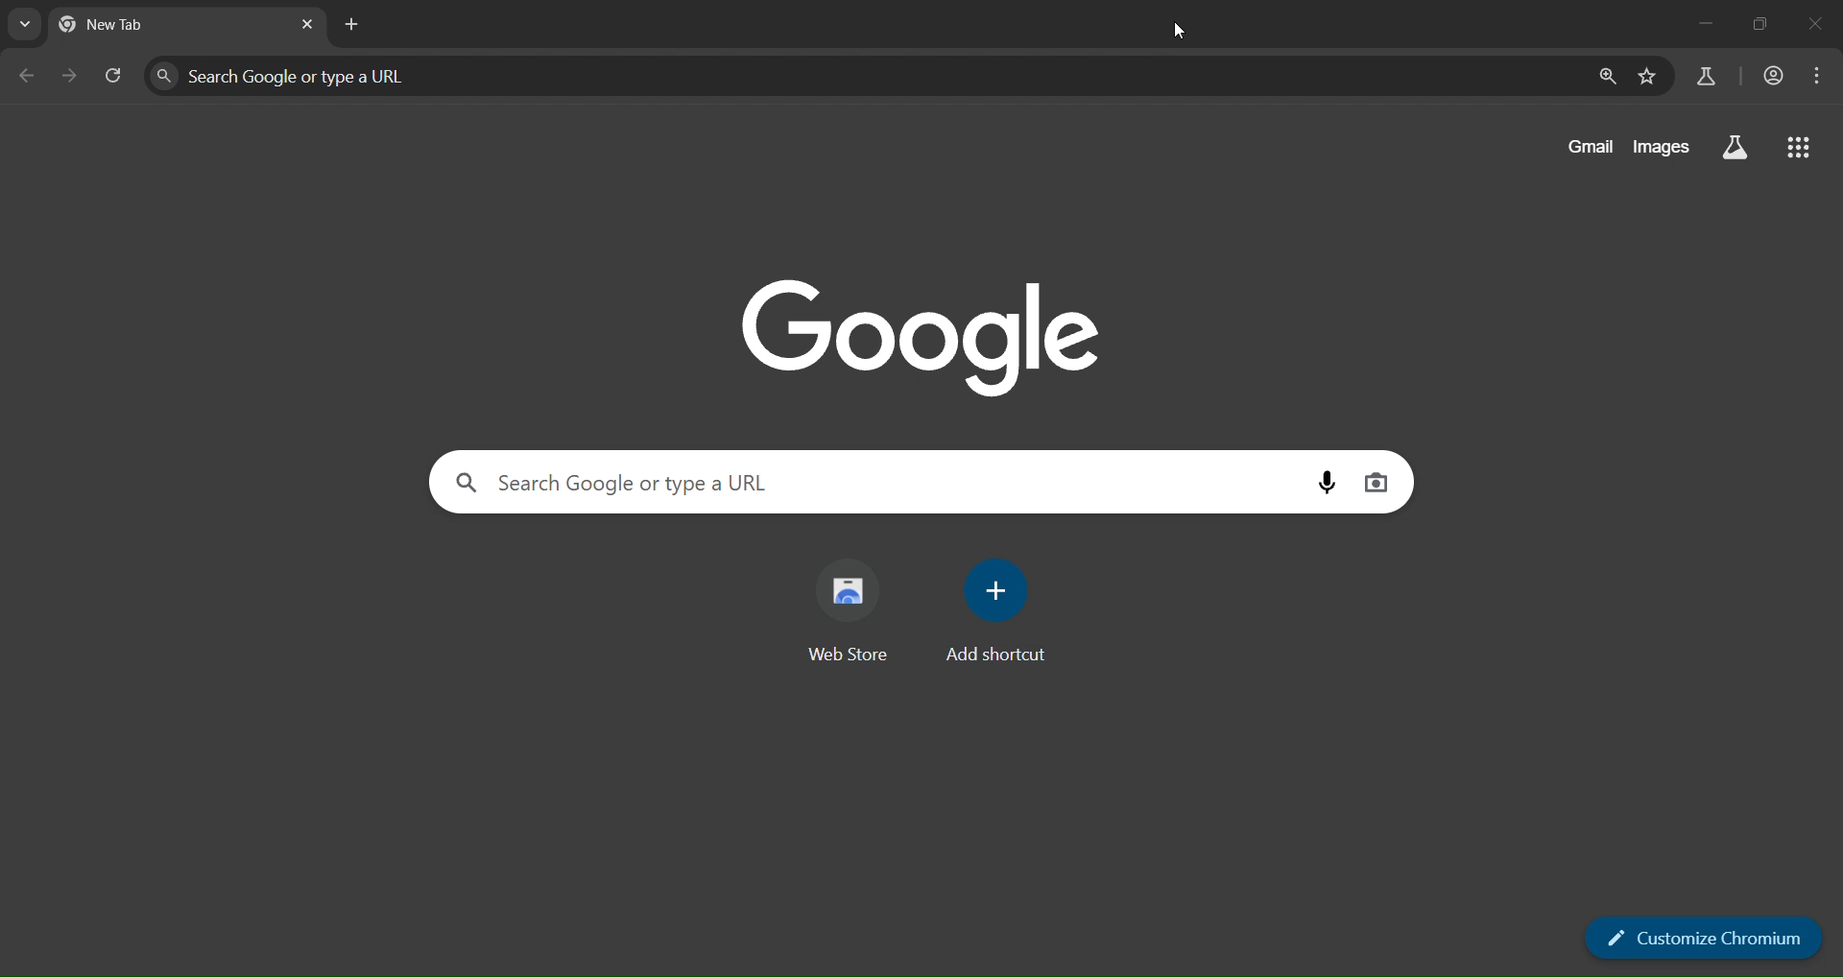 Image resolution: width=1843 pixels, height=977 pixels. I want to click on Google logo, so click(911, 332).